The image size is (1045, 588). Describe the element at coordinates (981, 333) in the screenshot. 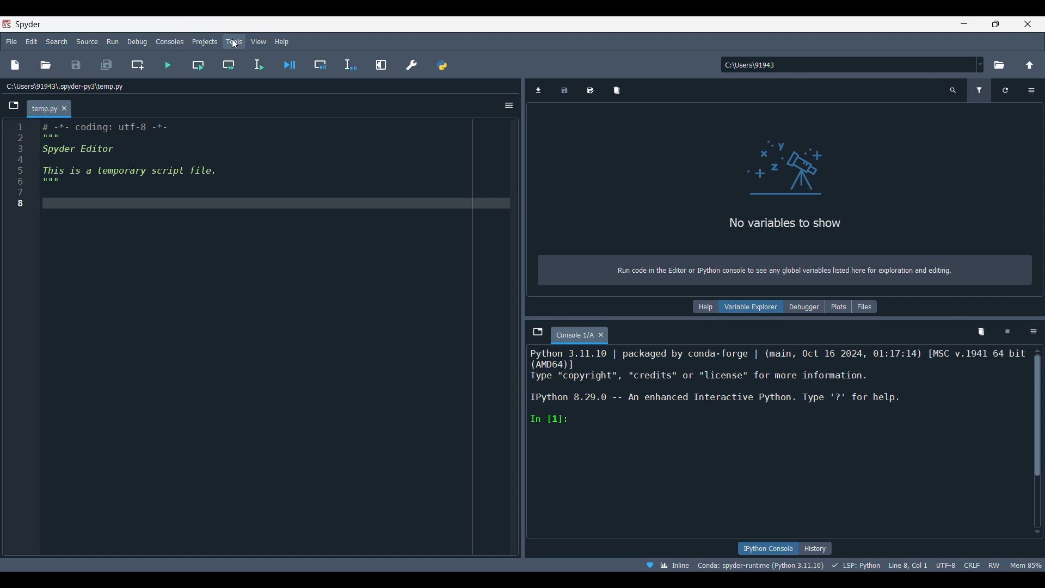

I see `Remove all variables from namespace` at that location.